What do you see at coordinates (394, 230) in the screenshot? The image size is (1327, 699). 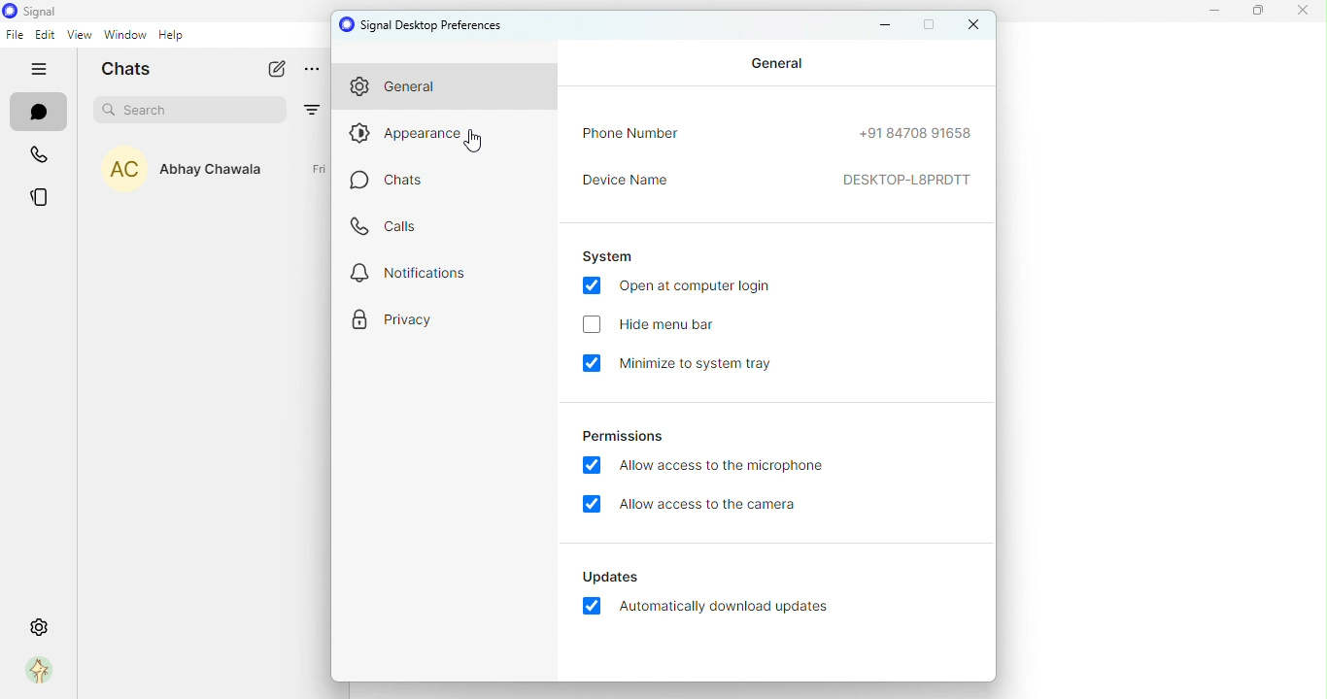 I see `calls` at bounding box center [394, 230].